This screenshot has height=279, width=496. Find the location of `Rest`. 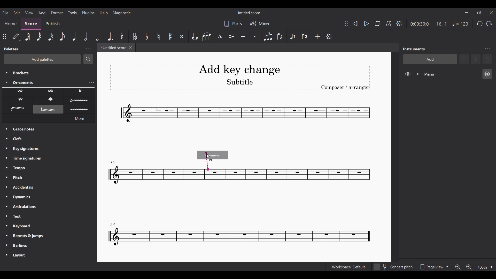

Rest is located at coordinates (122, 36).